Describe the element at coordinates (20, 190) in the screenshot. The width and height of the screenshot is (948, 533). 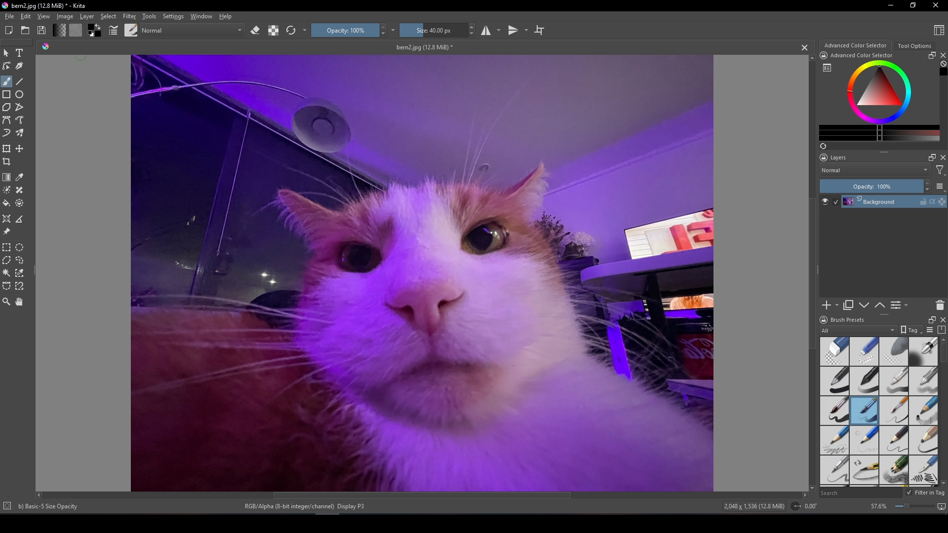
I see `Smart patch tool` at that location.